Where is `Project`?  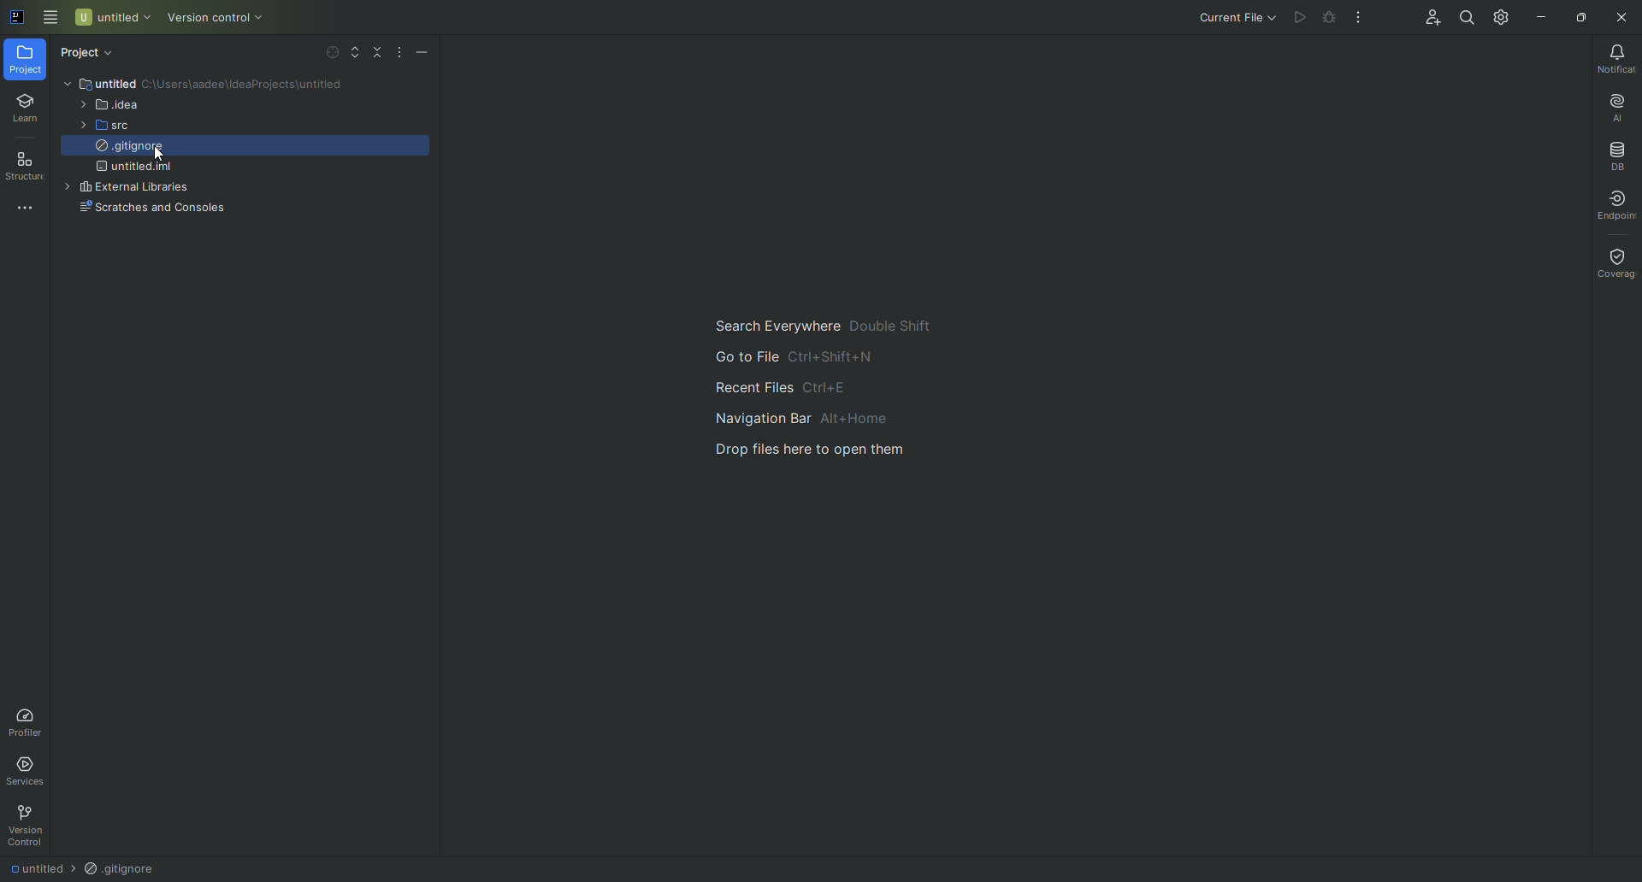 Project is located at coordinates (26, 61).